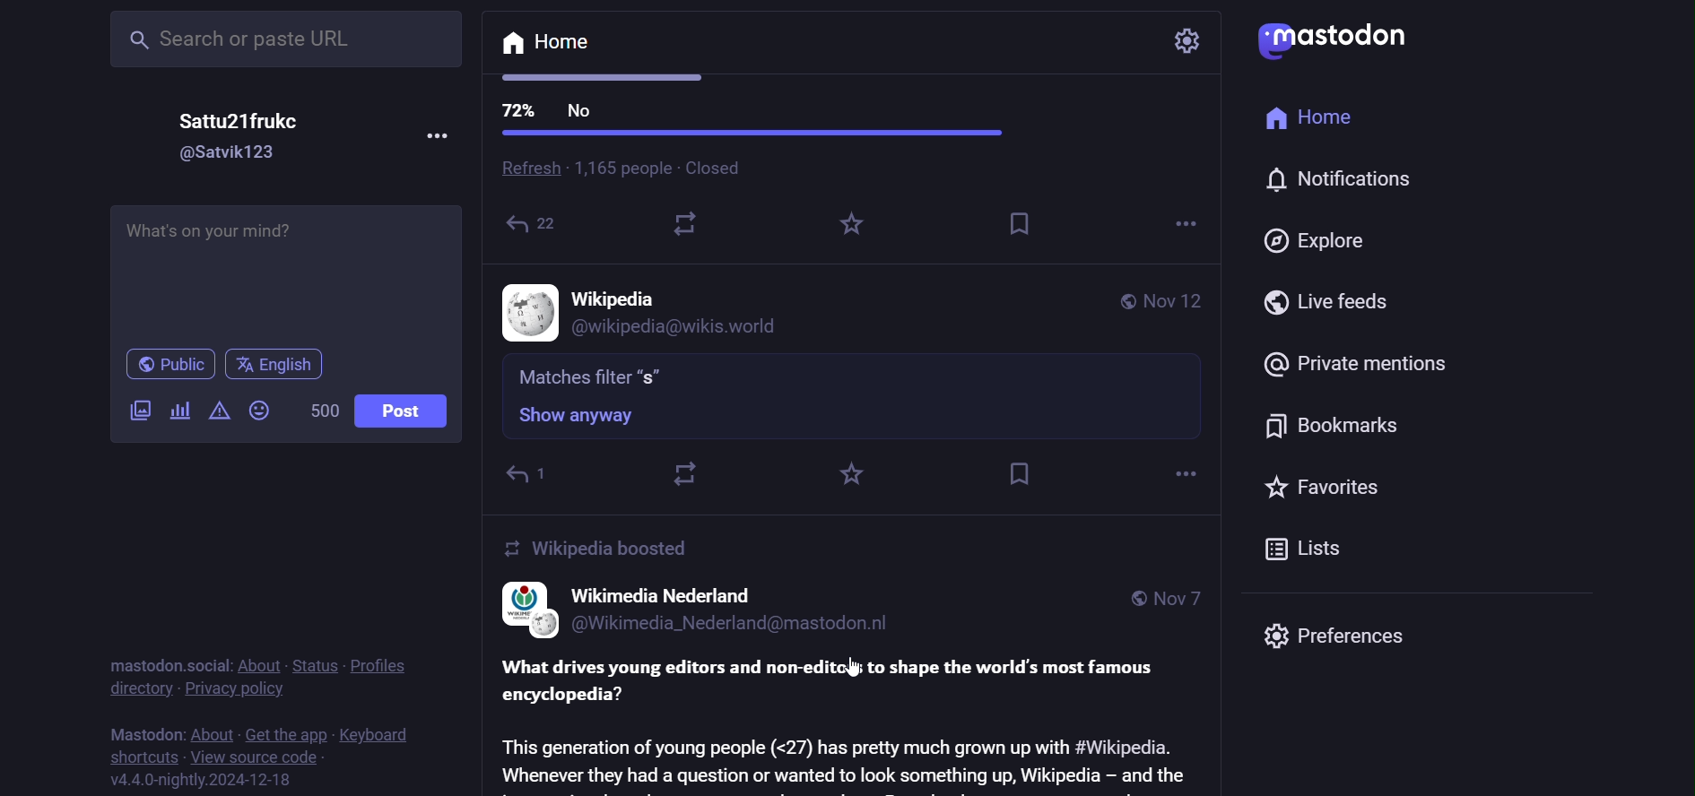  I want to click on notification, so click(1347, 183).